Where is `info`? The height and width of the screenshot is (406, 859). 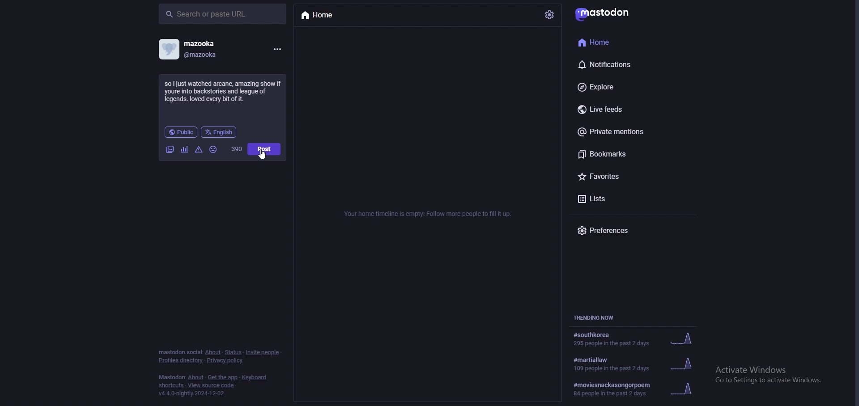 info is located at coordinates (427, 213).